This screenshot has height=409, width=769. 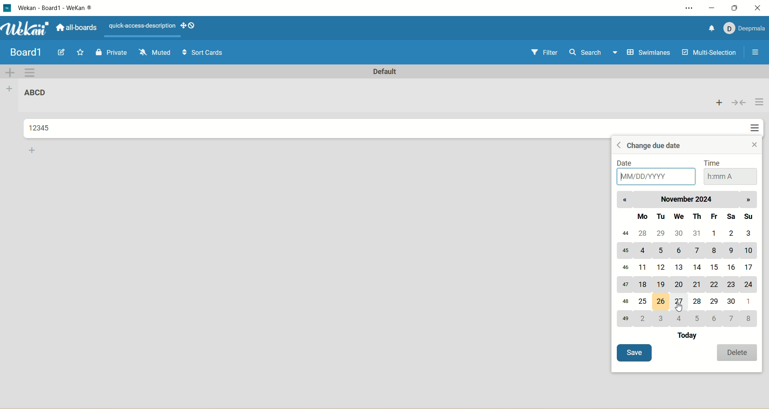 I want to click on account, so click(x=745, y=30).